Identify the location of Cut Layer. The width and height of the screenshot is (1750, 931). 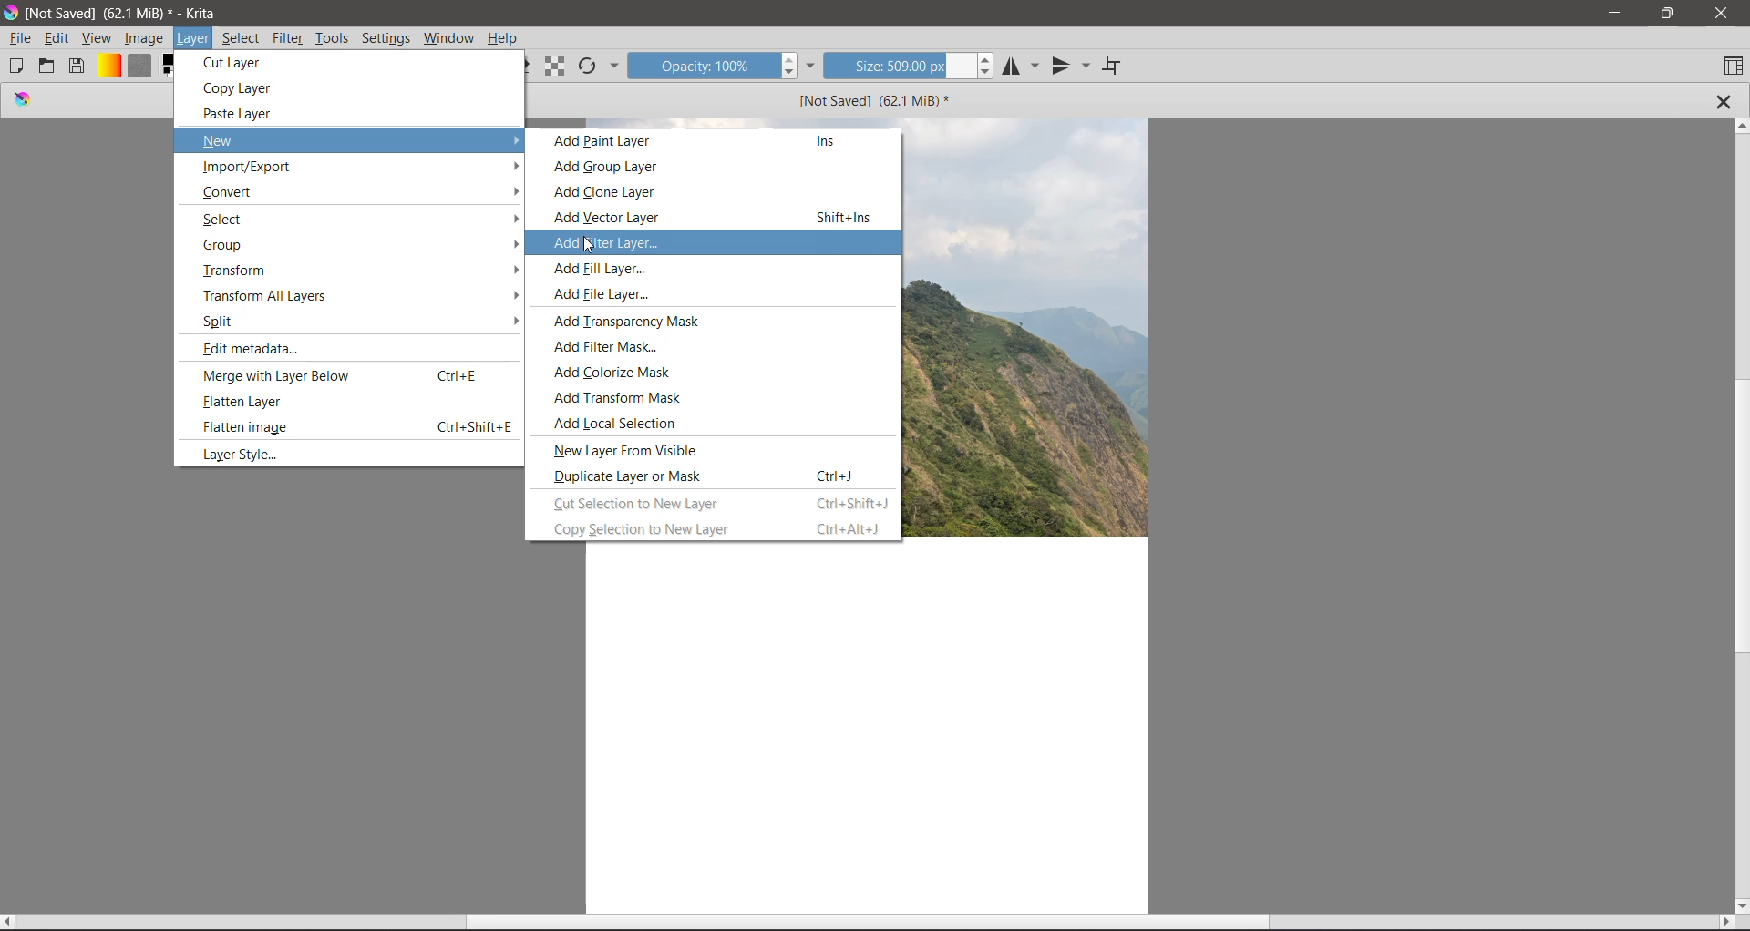
(236, 61).